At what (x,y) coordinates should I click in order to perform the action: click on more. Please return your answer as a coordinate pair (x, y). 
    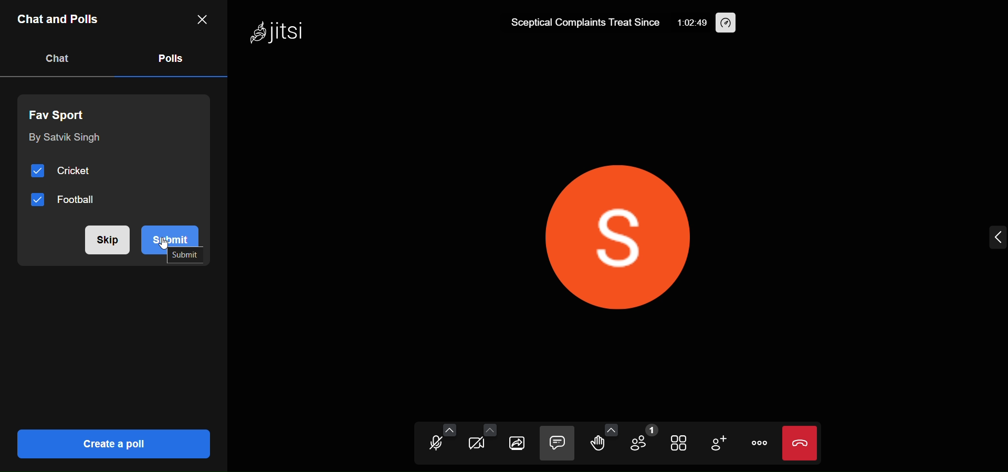
    Looking at the image, I should click on (757, 443).